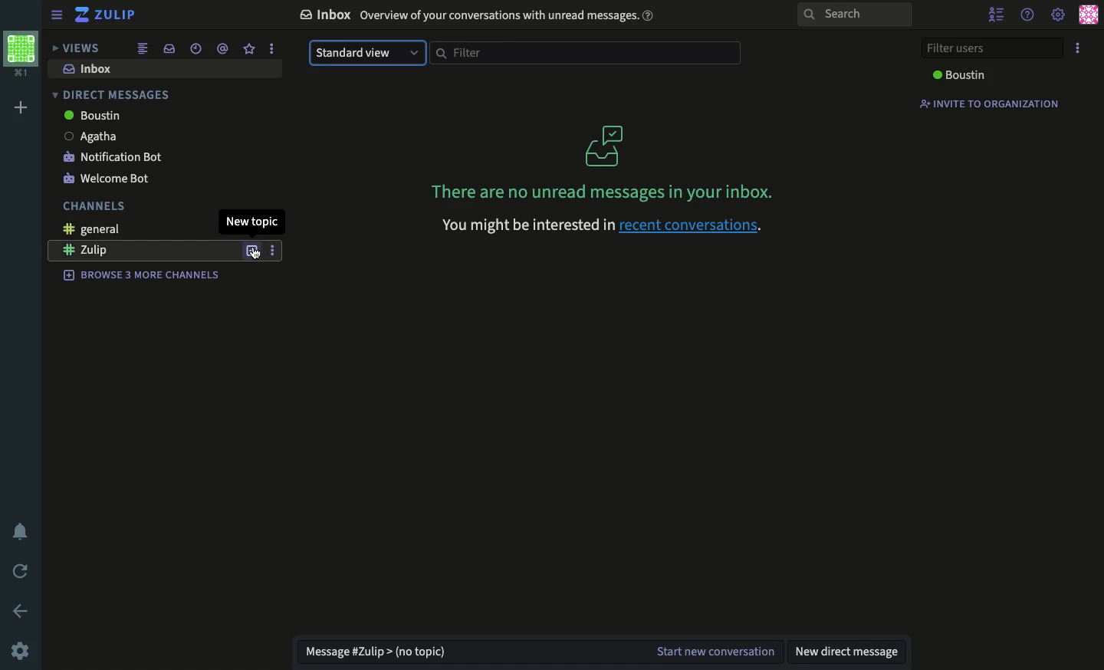  I want to click on back, so click(20, 609).